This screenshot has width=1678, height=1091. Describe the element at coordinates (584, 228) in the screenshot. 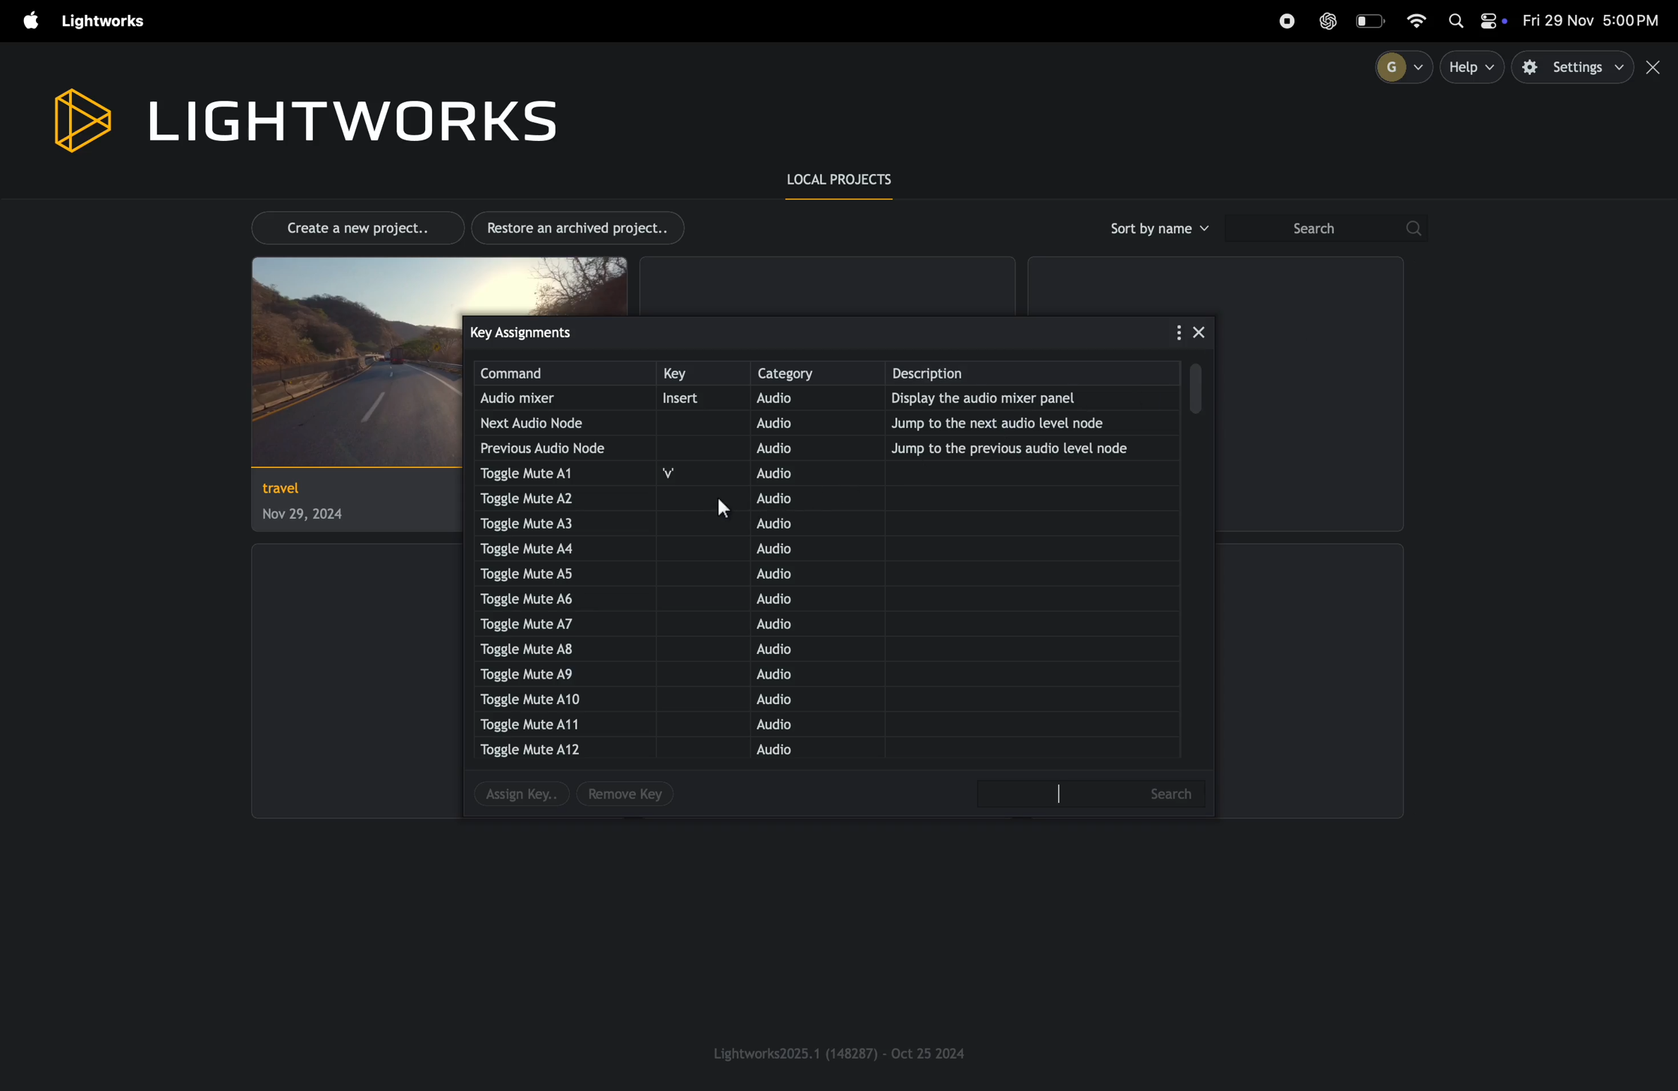

I see `restore archived projects` at that location.